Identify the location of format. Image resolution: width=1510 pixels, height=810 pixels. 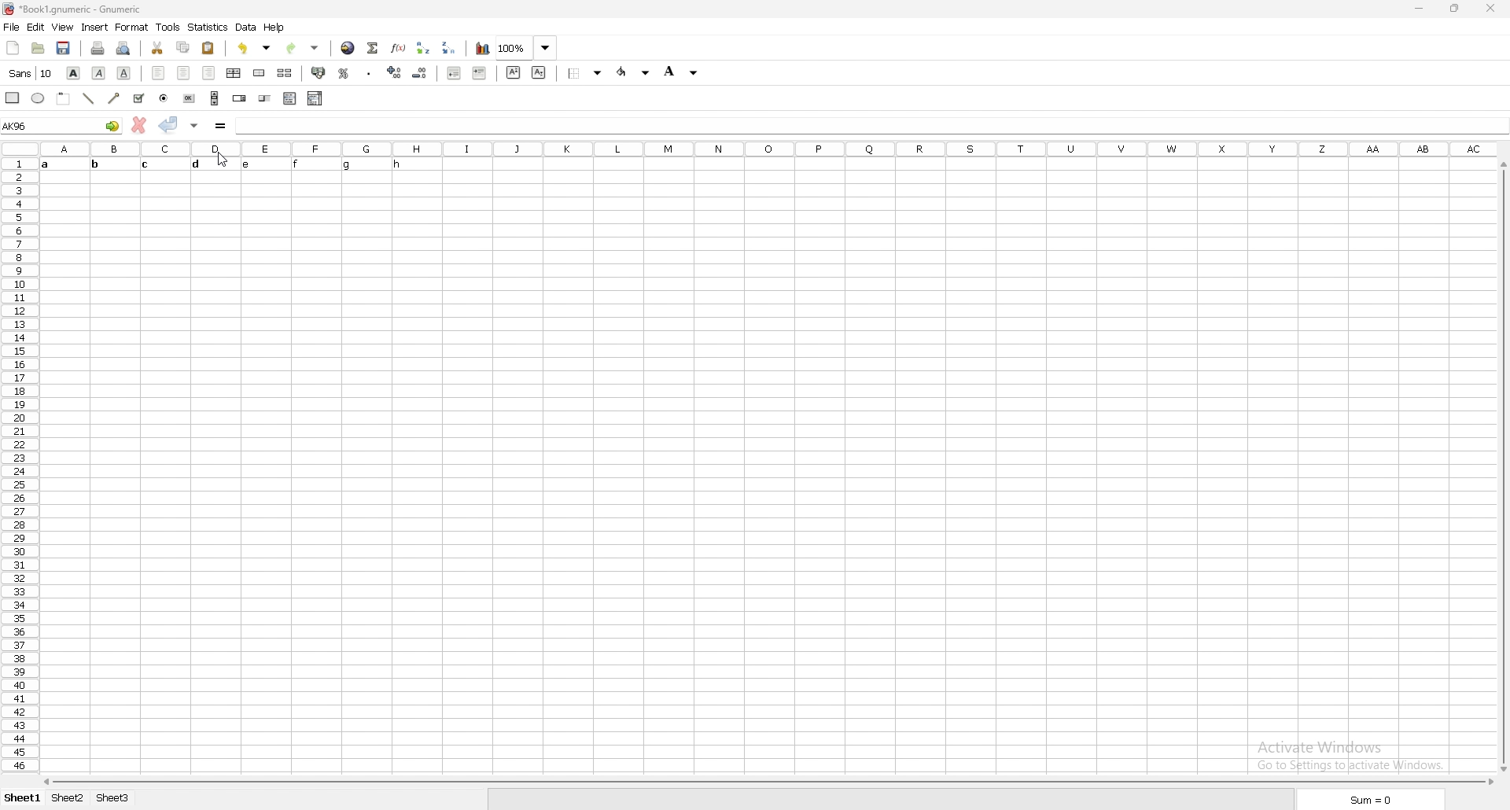
(132, 28).